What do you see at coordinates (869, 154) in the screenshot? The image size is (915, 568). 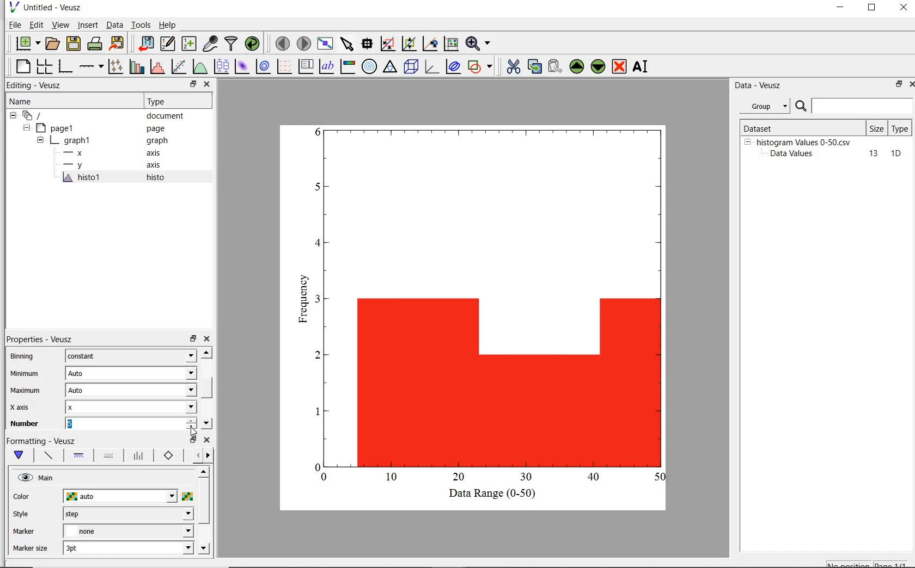 I see `13` at bounding box center [869, 154].